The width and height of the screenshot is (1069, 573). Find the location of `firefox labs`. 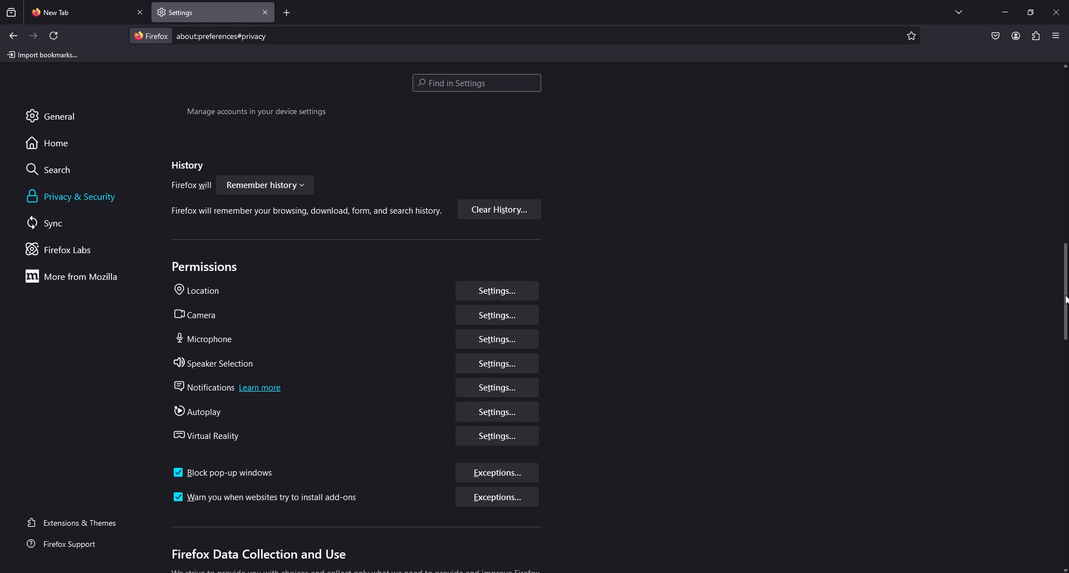

firefox labs is located at coordinates (75, 249).